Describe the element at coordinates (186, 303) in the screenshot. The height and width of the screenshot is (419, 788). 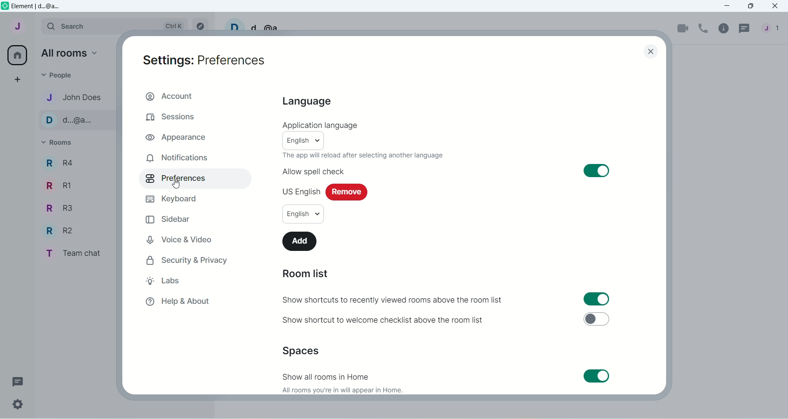
I see `Help and about` at that location.